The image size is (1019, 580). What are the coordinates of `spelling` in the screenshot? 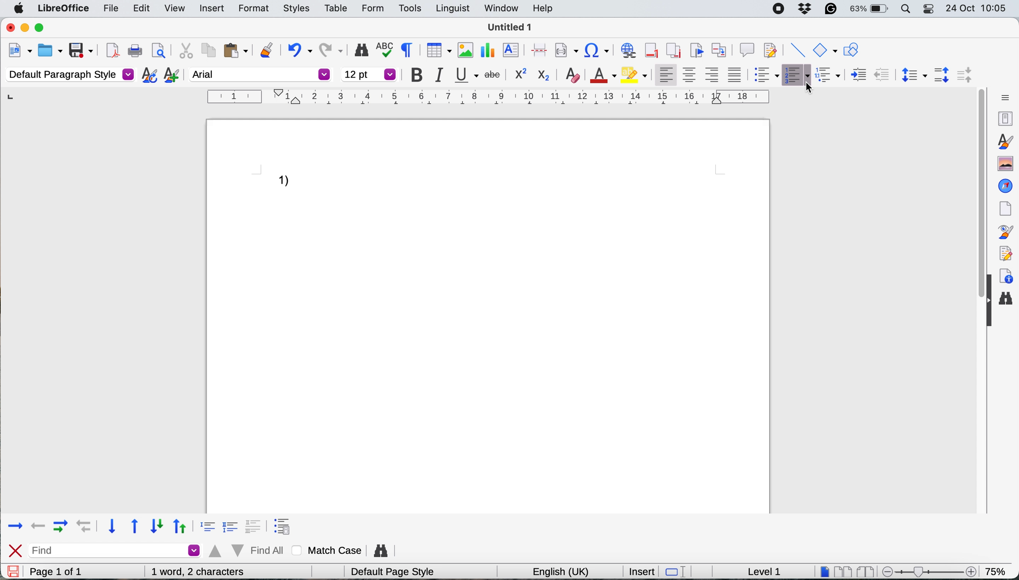 It's located at (387, 49).